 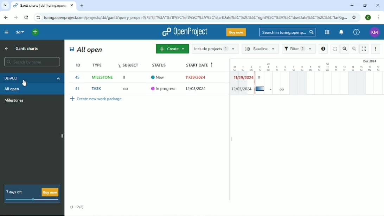 I want to click on Baseline, so click(x=261, y=49).